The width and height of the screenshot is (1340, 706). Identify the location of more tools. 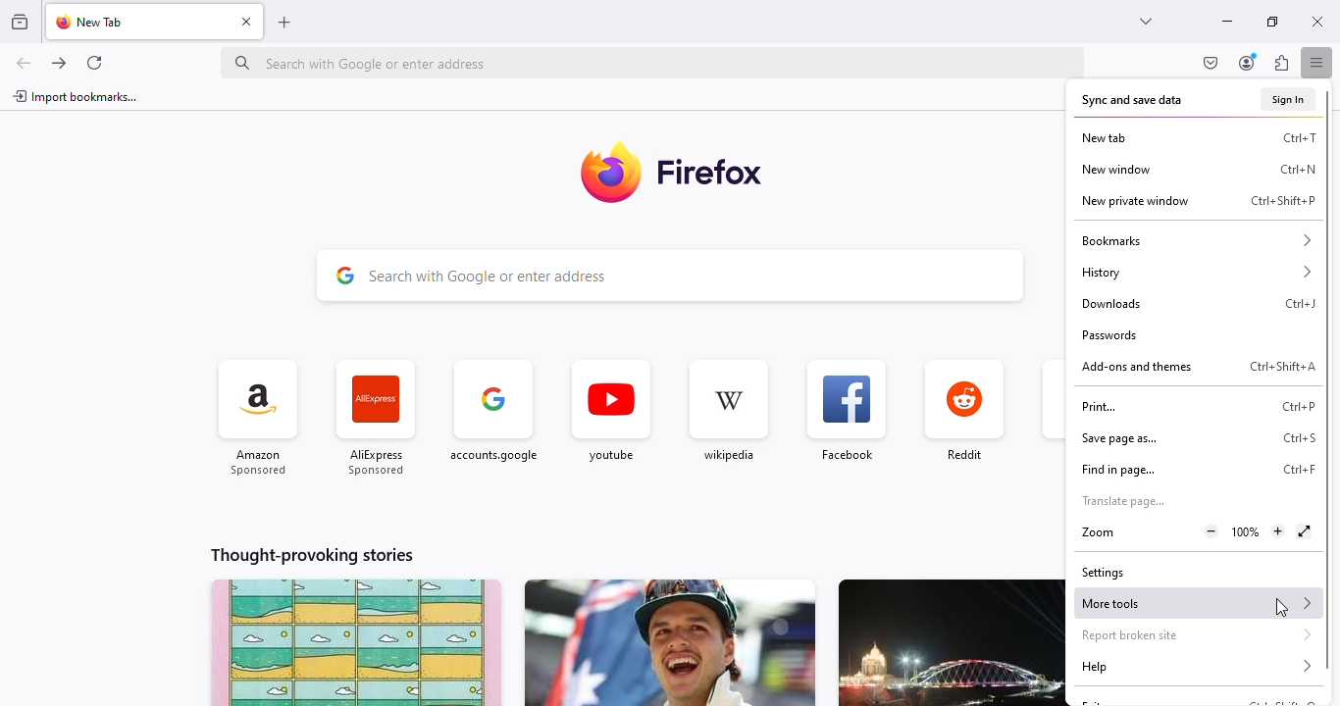
(1196, 602).